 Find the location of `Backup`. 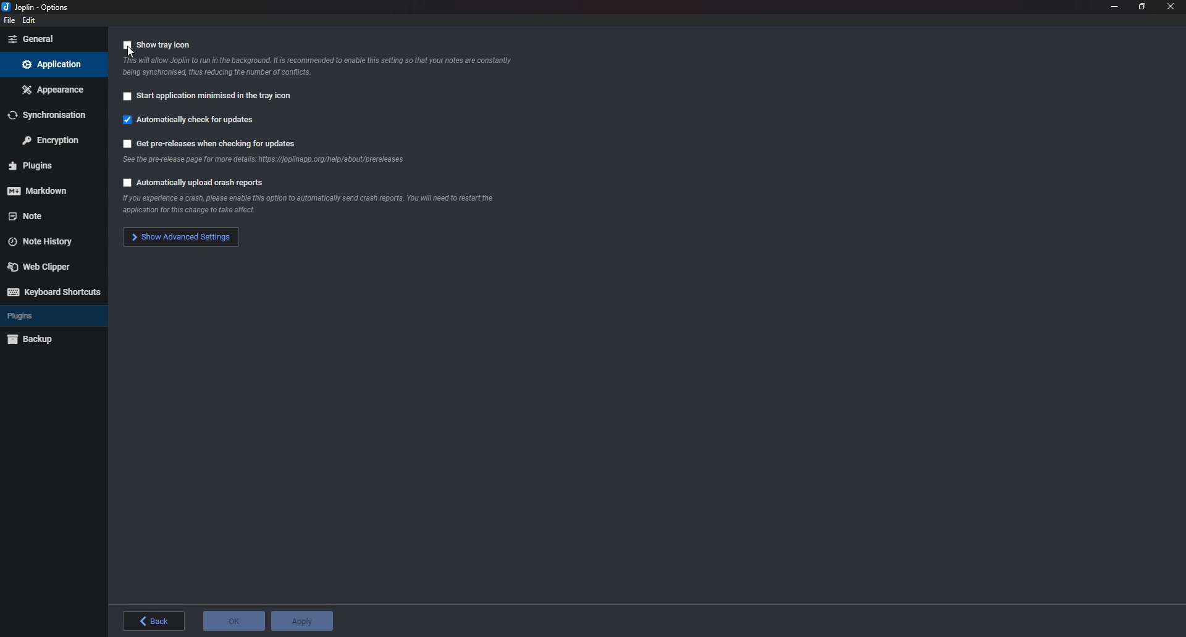

Backup is located at coordinates (41, 340).